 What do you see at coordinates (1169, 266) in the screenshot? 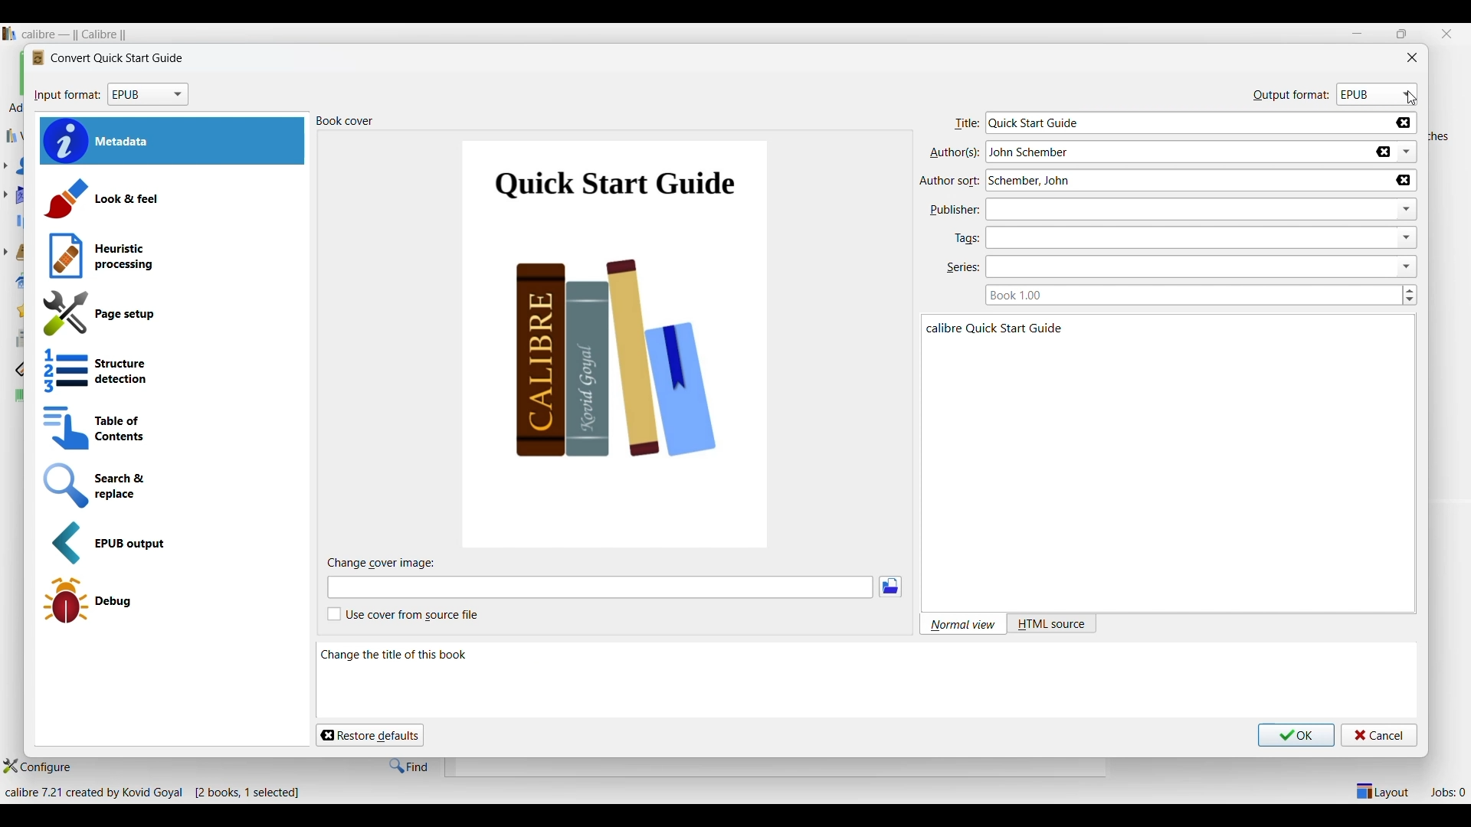
I see `Type in series` at bounding box center [1169, 266].